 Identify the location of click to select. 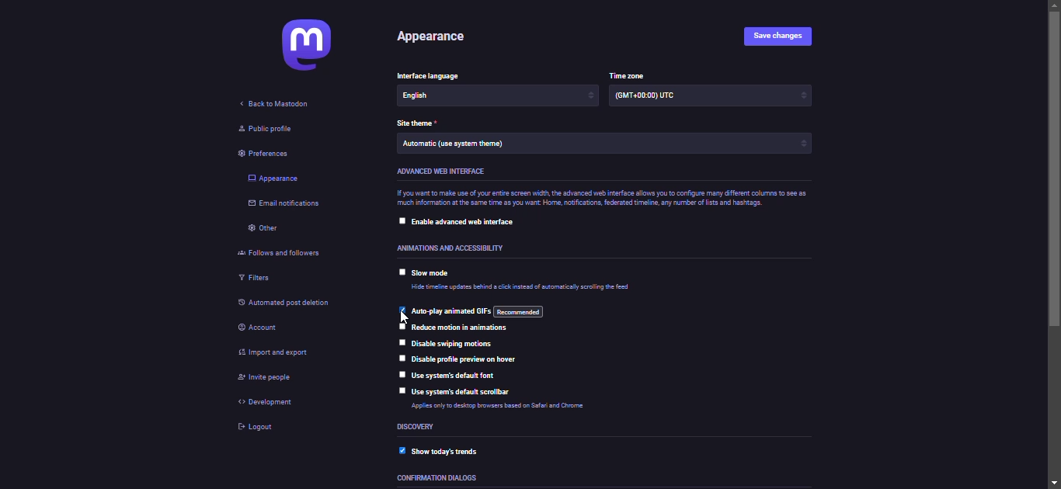
(400, 340).